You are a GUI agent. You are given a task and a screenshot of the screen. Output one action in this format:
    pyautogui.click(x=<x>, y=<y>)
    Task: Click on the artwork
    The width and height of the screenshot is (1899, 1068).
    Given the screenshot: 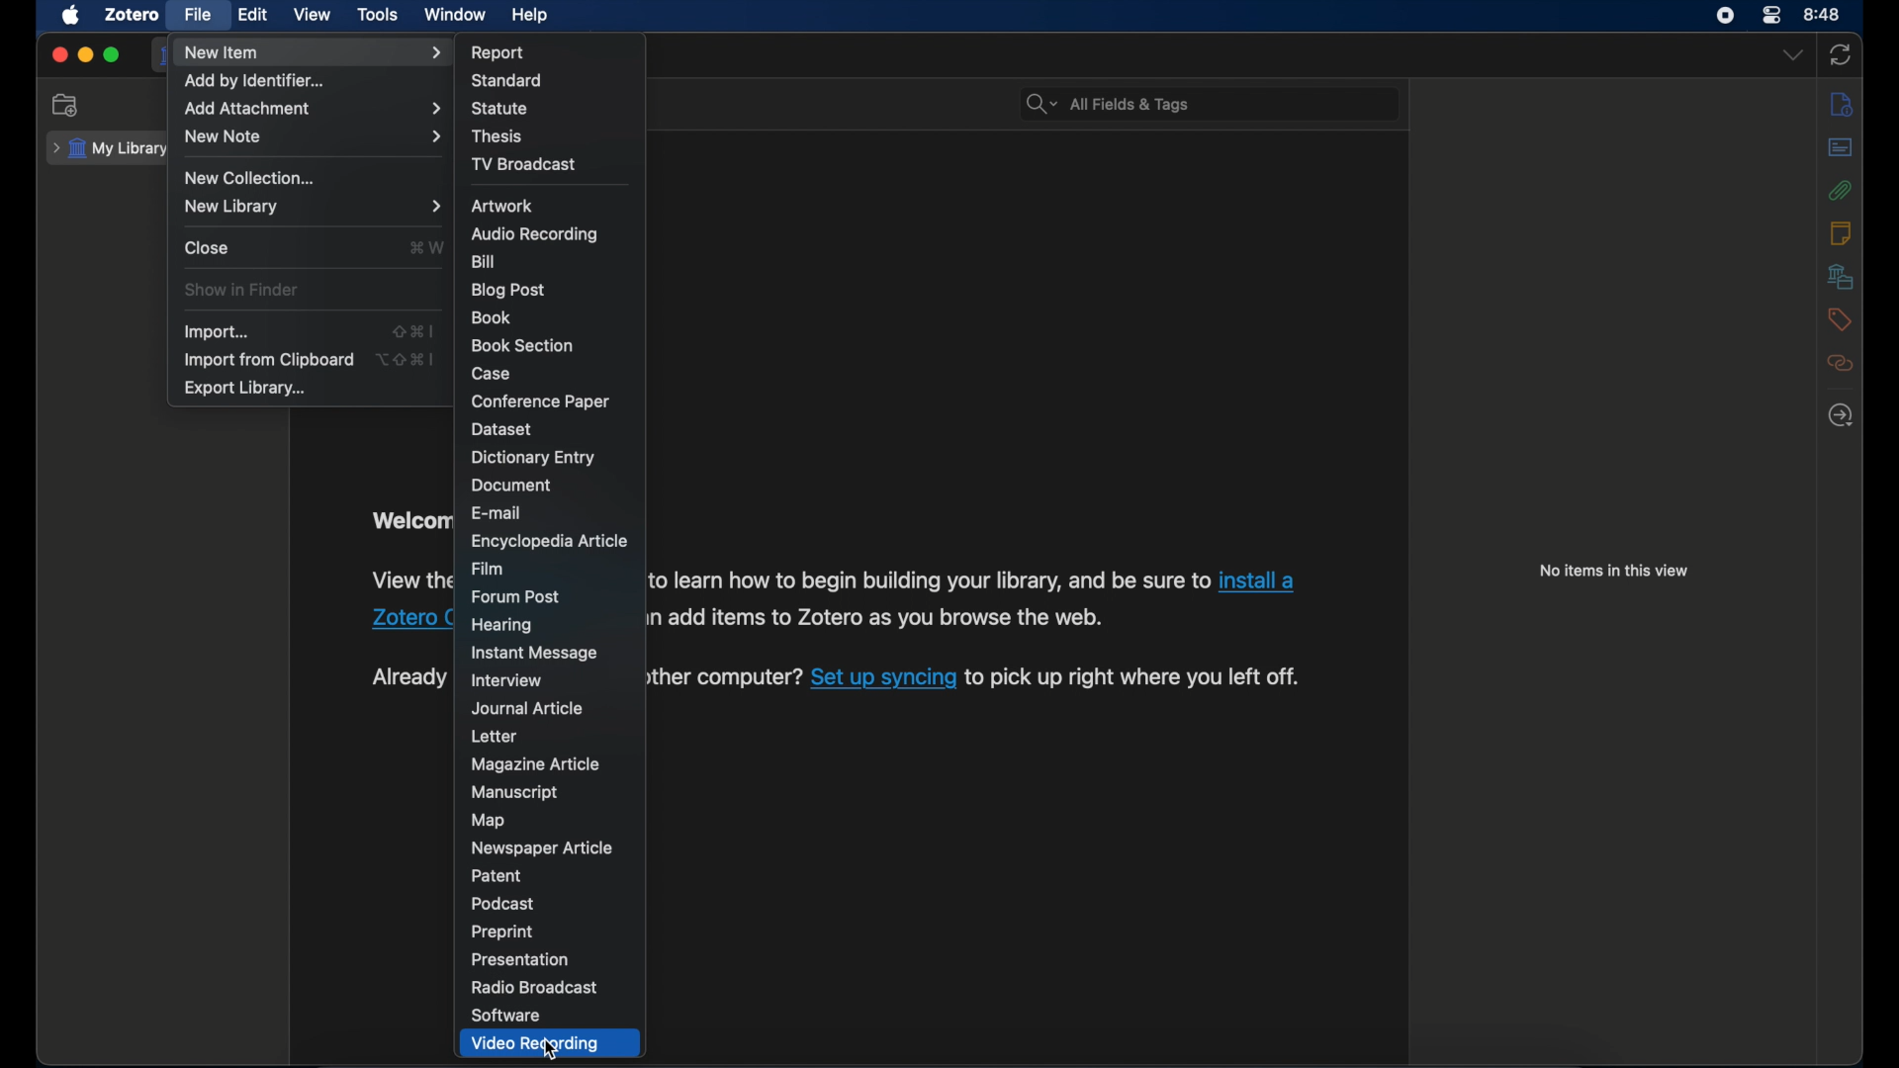 What is the action you would take?
    pyautogui.click(x=503, y=206)
    